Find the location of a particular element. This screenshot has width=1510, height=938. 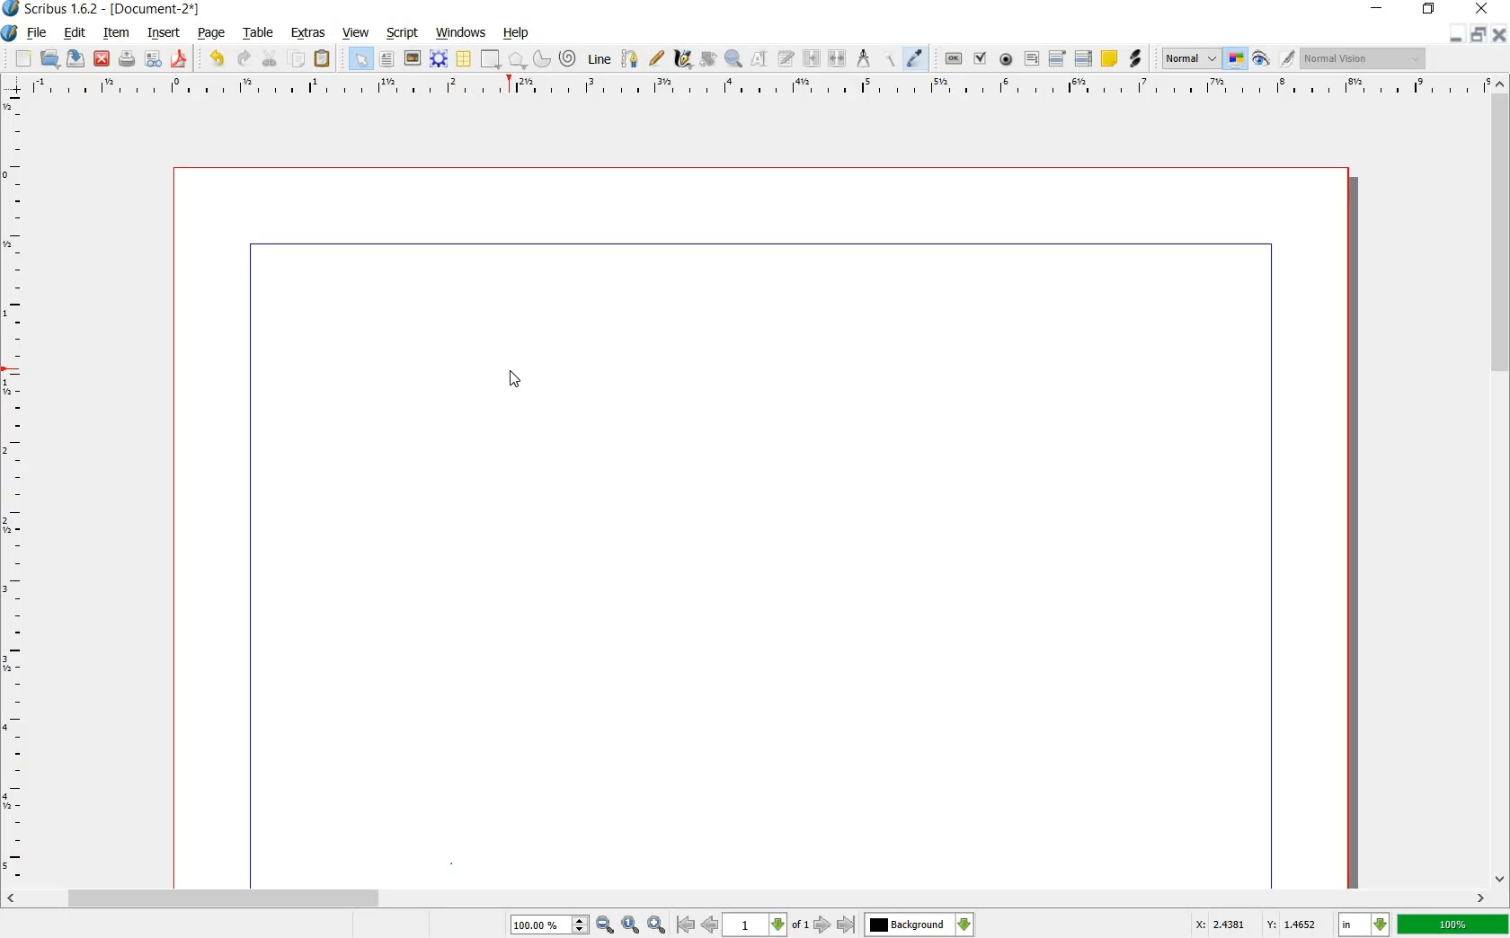

FREEHAND LINE is located at coordinates (657, 59).